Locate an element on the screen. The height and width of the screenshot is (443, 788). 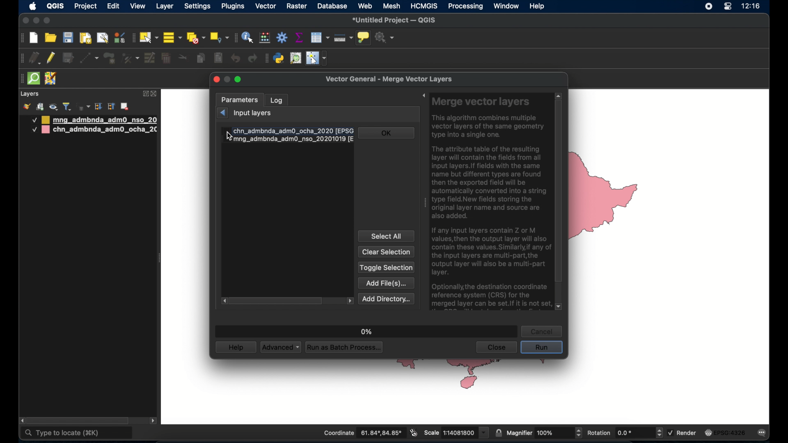
save project is located at coordinates (68, 38).